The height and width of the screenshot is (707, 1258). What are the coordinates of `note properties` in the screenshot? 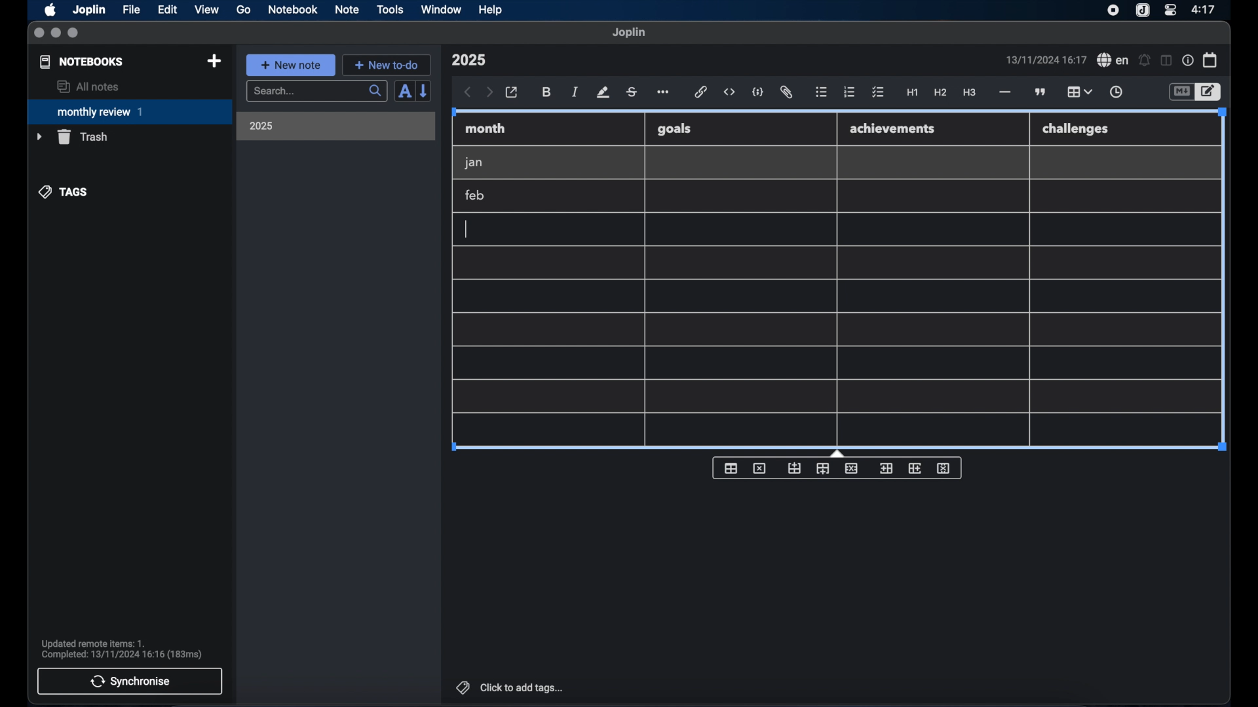 It's located at (1188, 61).